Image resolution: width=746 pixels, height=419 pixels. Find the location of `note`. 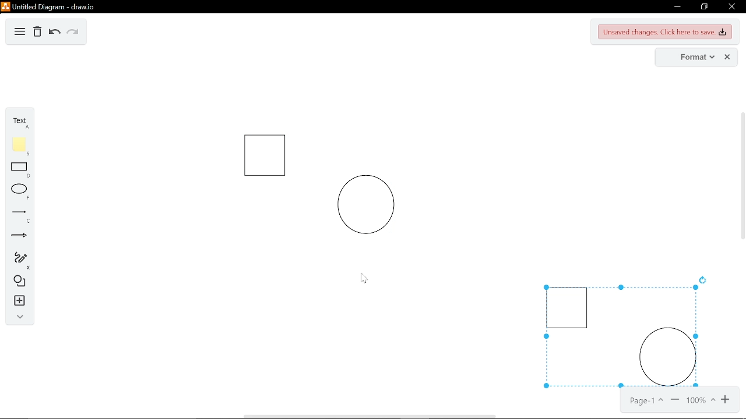

note is located at coordinates (19, 145).